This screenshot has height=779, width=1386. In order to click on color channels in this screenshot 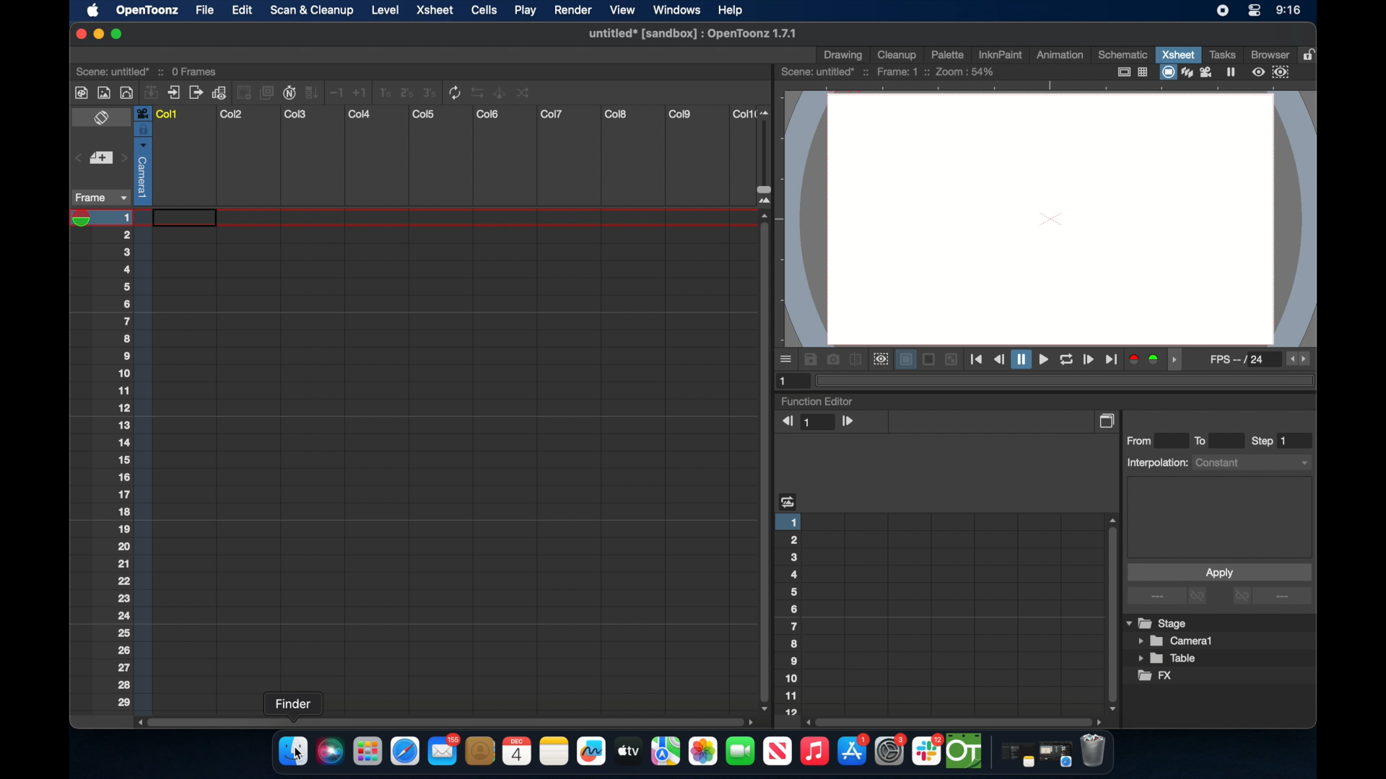, I will do `click(1145, 358)`.